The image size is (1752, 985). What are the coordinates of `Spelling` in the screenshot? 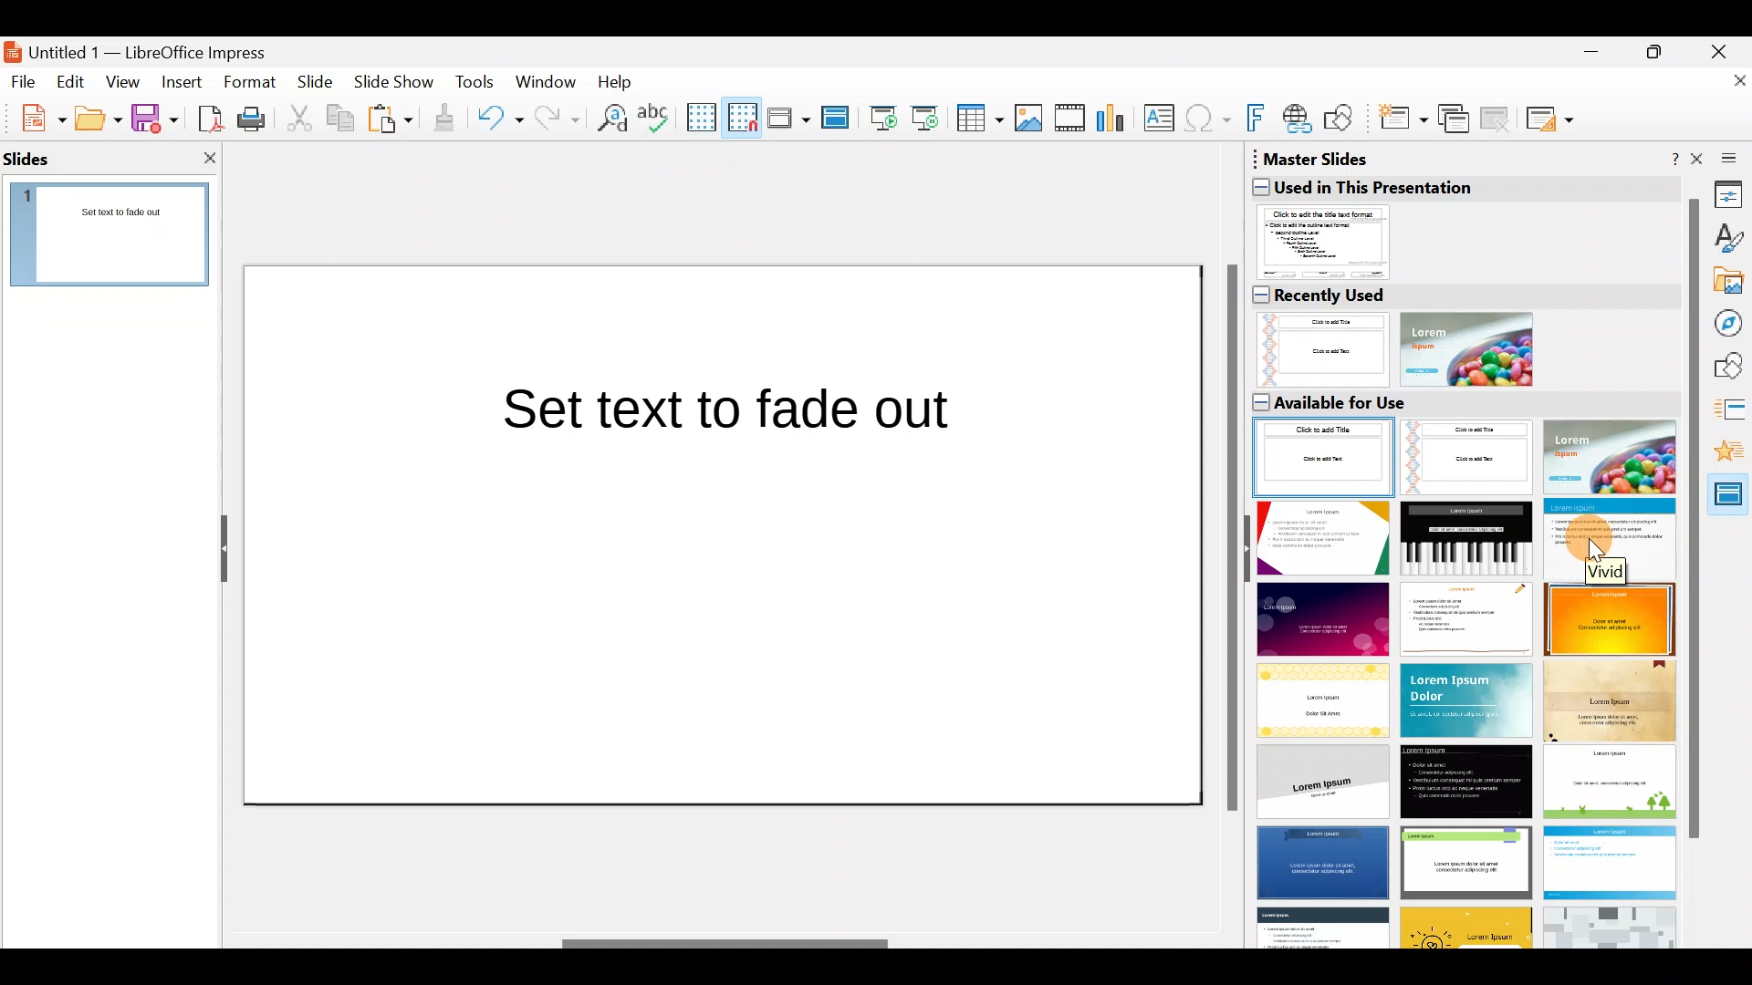 It's located at (656, 117).